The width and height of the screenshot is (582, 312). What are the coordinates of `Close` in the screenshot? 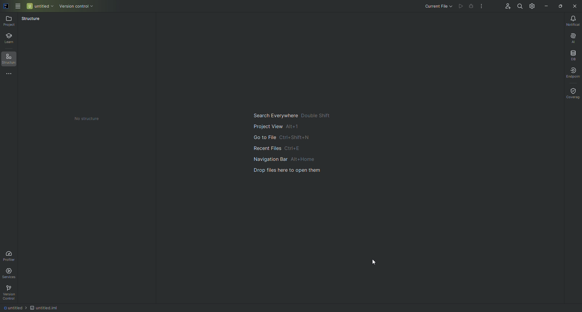 It's located at (574, 6).